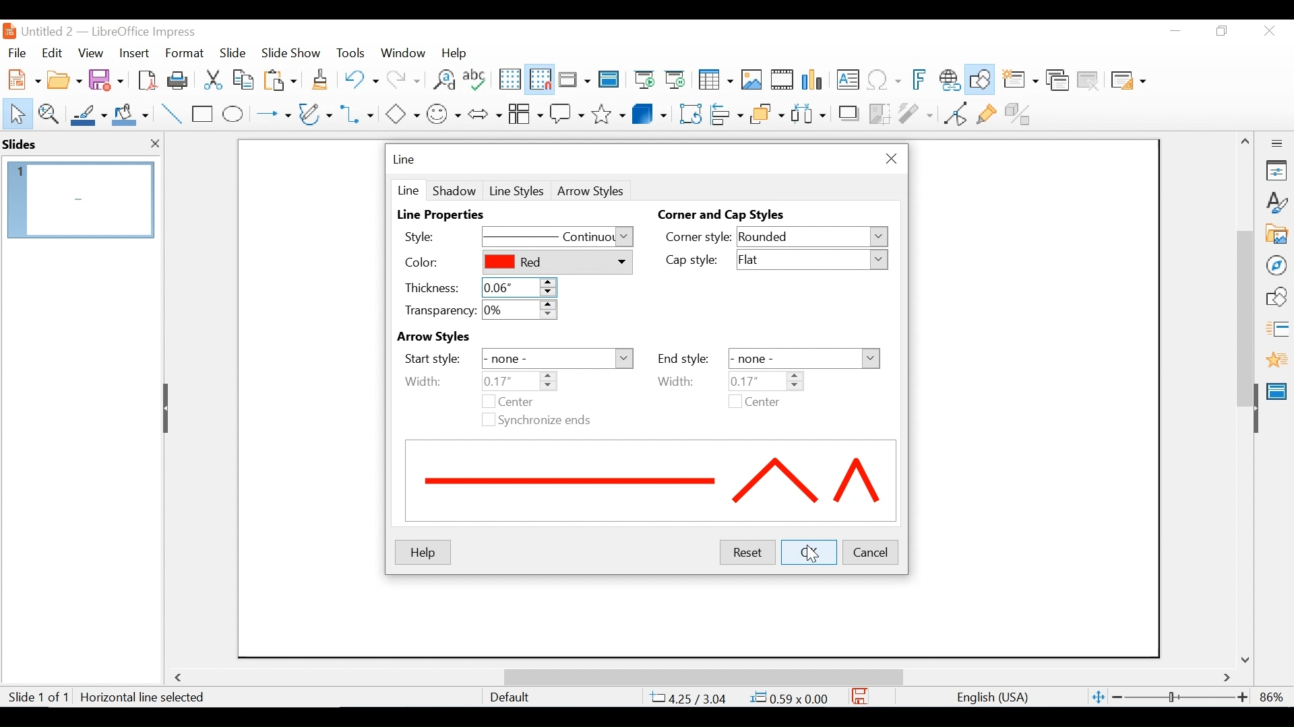  What do you see at coordinates (284, 79) in the screenshot?
I see `Paste` at bounding box center [284, 79].